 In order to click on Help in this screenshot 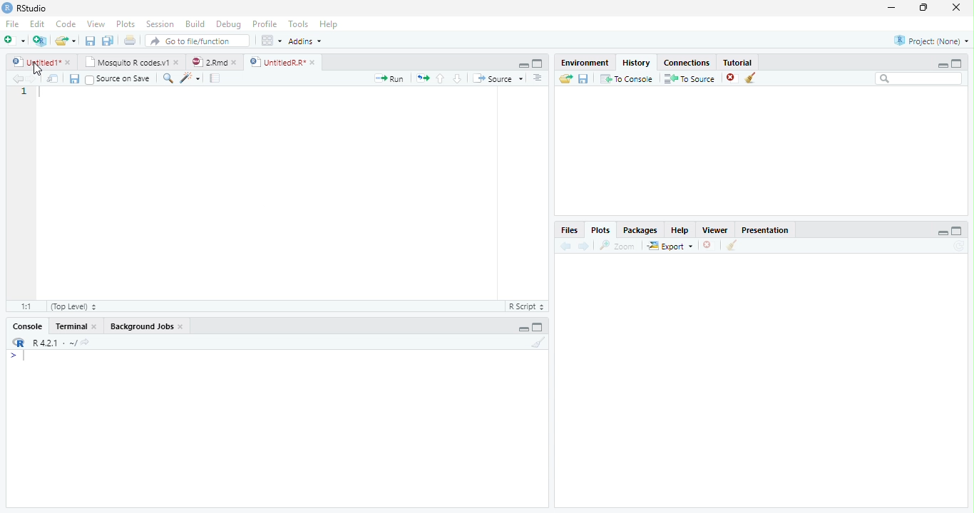, I will do `click(328, 25)`.